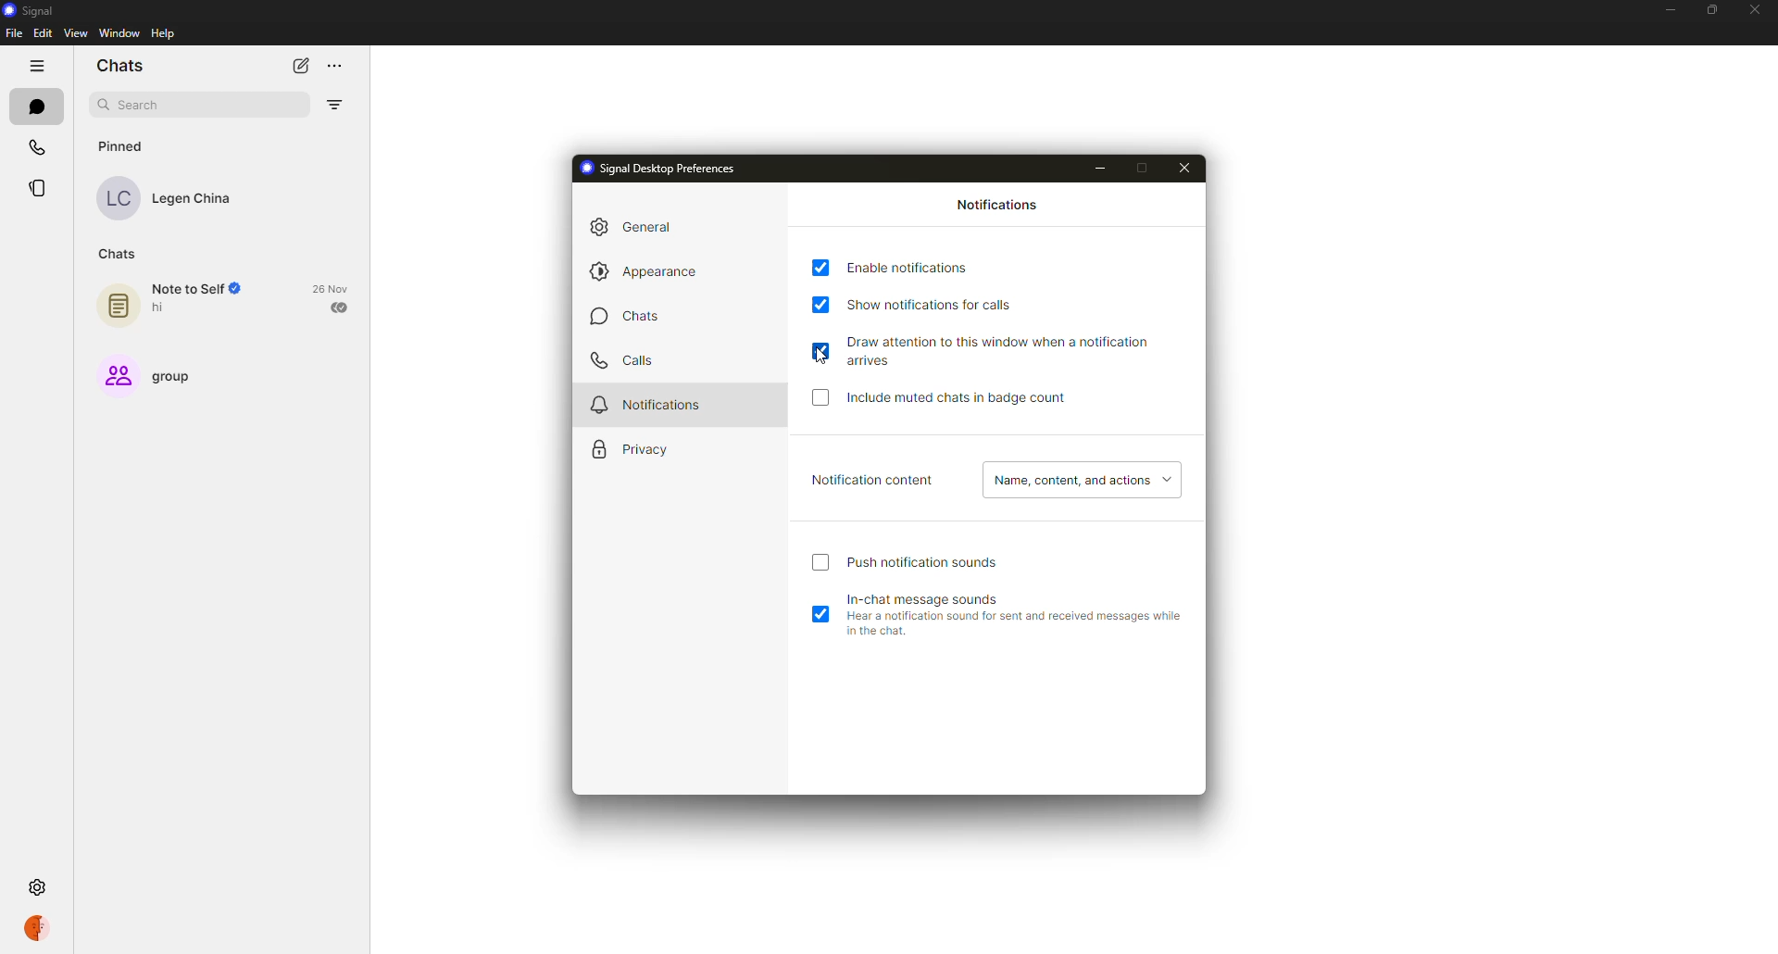  What do you see at coordinates (915, 267) in the screenshot?
I see `enable notifications` at bounding box center [915, 267].